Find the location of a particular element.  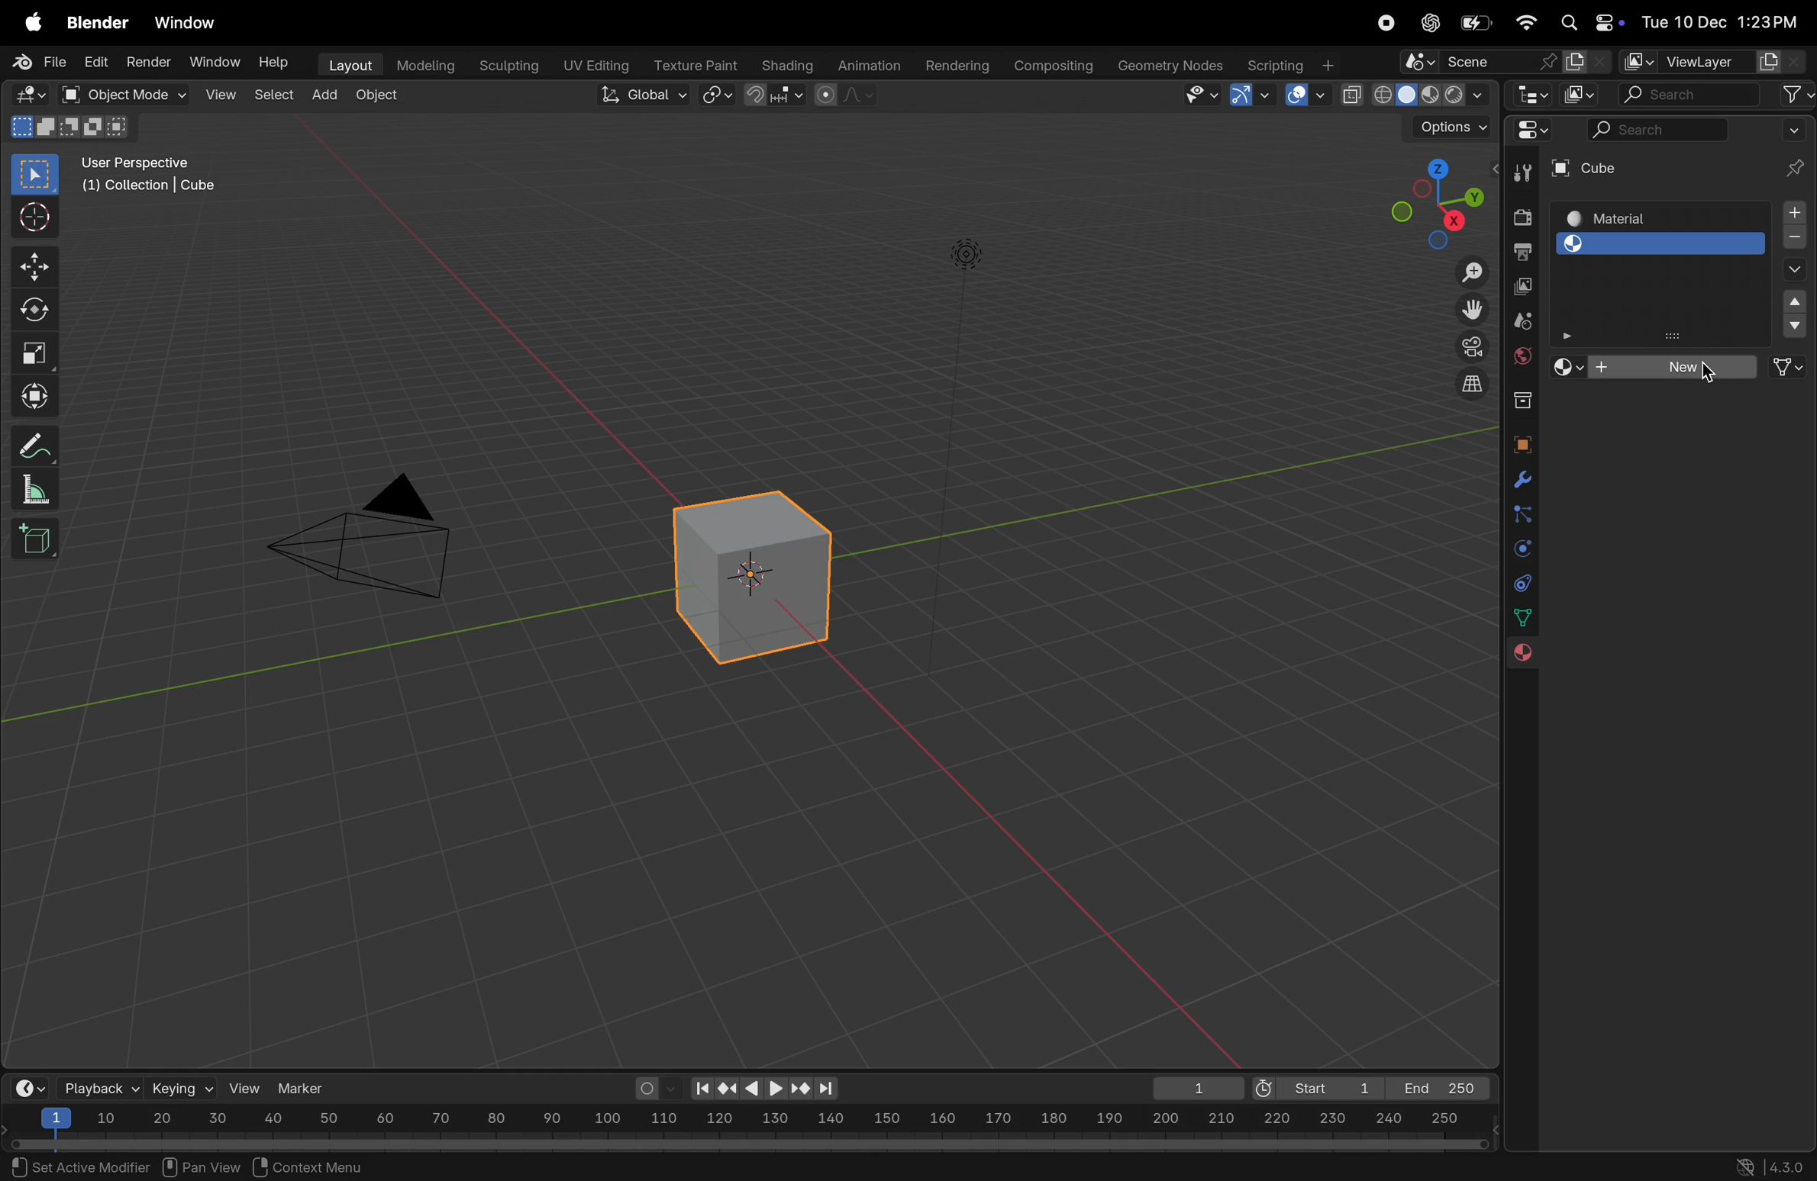

Scripting is located at coordinates (1289, 60).